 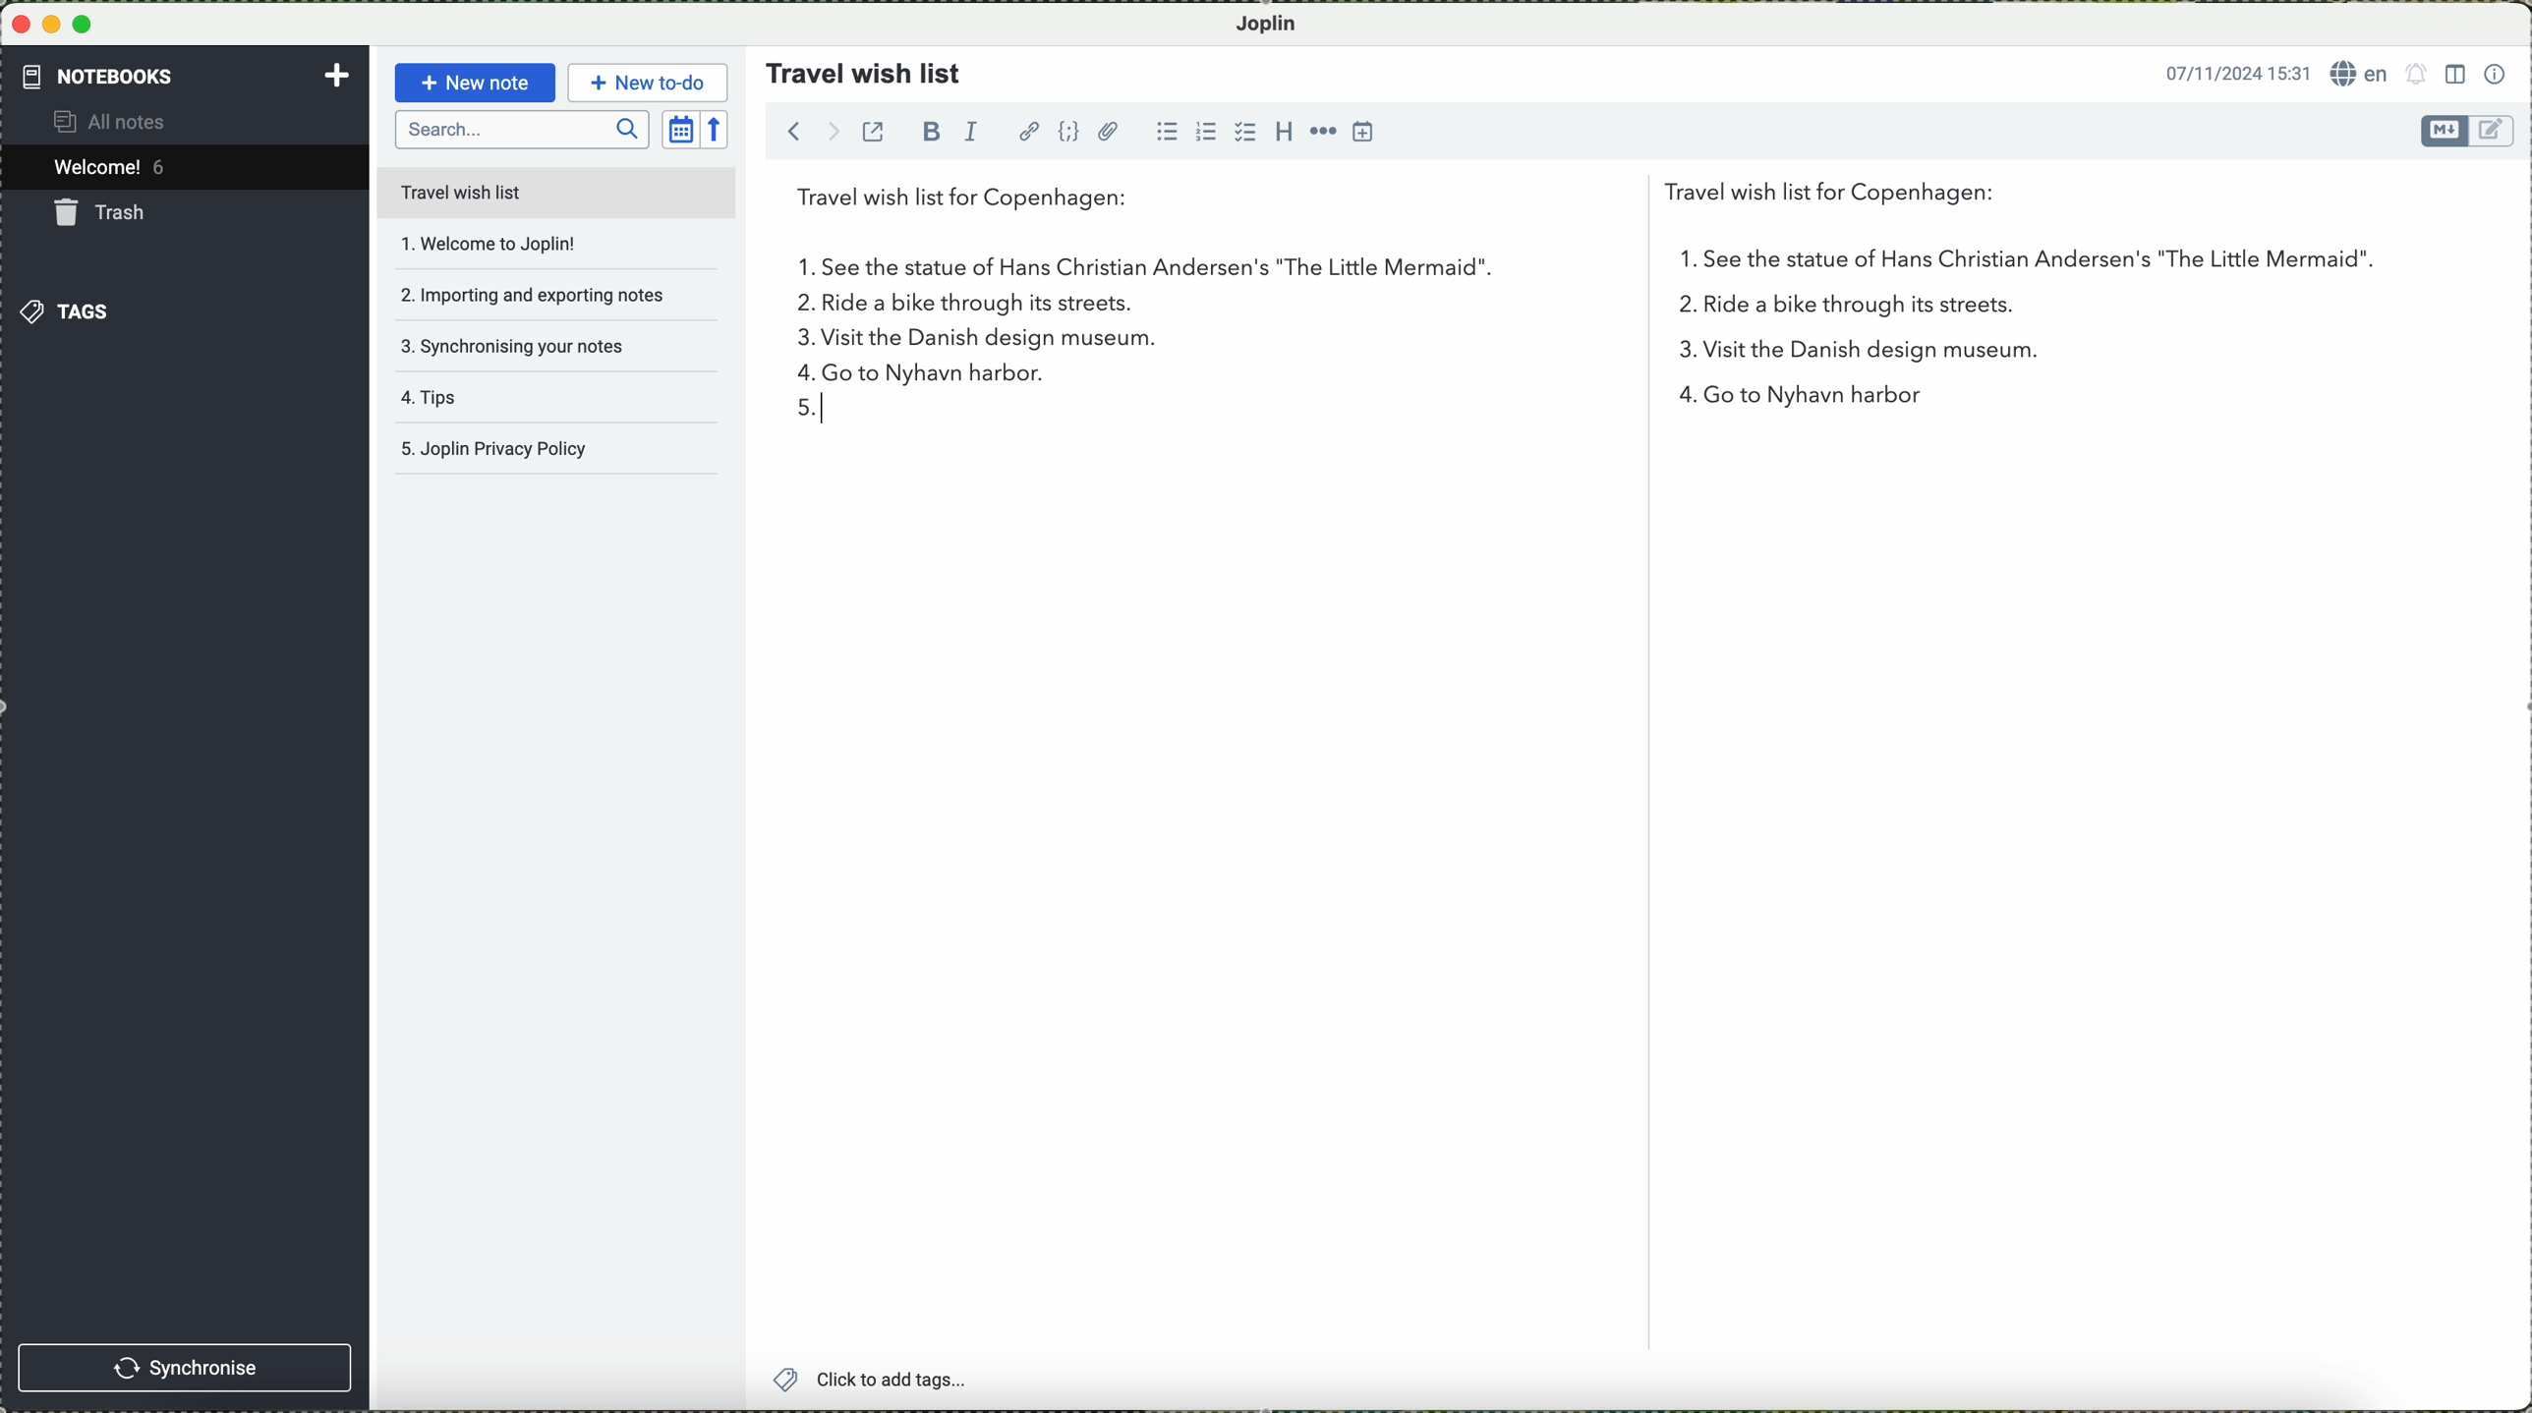 What do you see at coordinates (1804, 310) in the screenshot?
I see `2 in the list` at bounding box center [1804, 310].